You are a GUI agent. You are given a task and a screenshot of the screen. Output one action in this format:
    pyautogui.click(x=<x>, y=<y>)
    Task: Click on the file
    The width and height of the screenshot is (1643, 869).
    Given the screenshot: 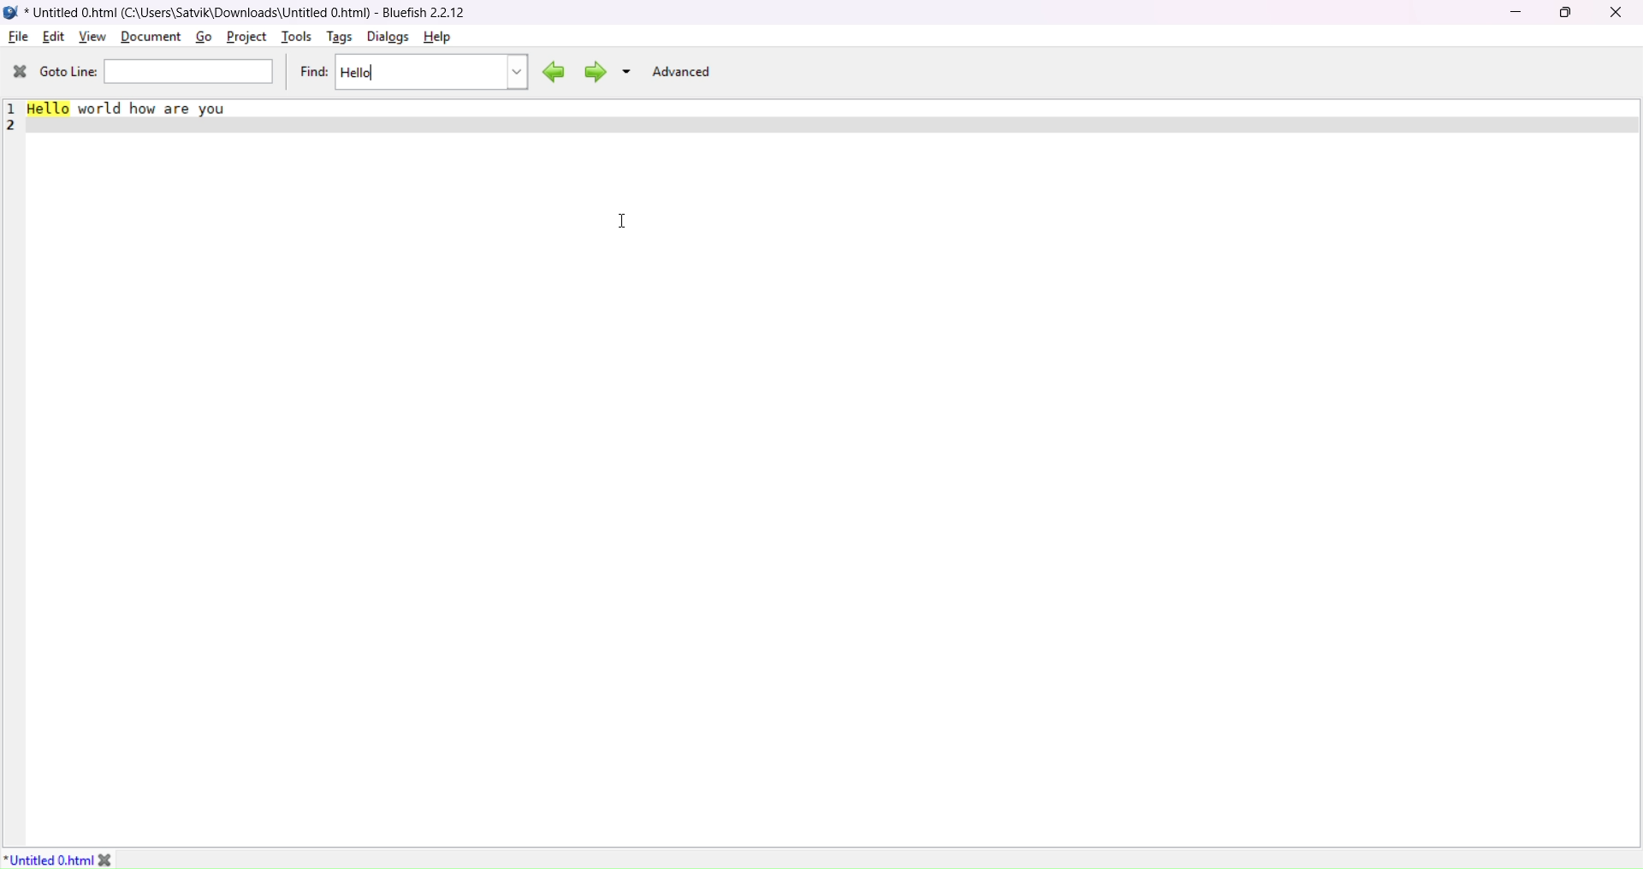 What is the action you would take?
    pyautogui.click(x=20, y=37)
    